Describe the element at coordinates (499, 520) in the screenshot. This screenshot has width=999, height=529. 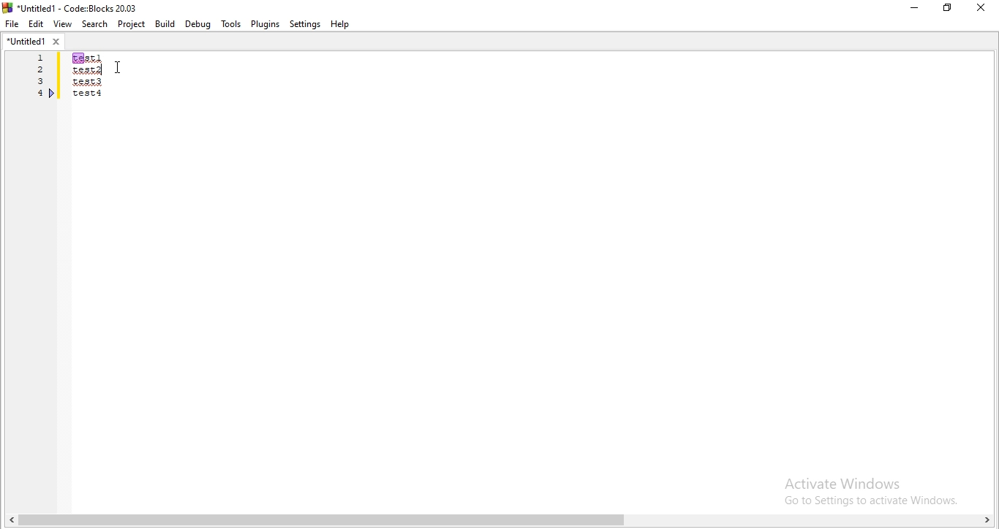
I see `scroll bar` at that location.